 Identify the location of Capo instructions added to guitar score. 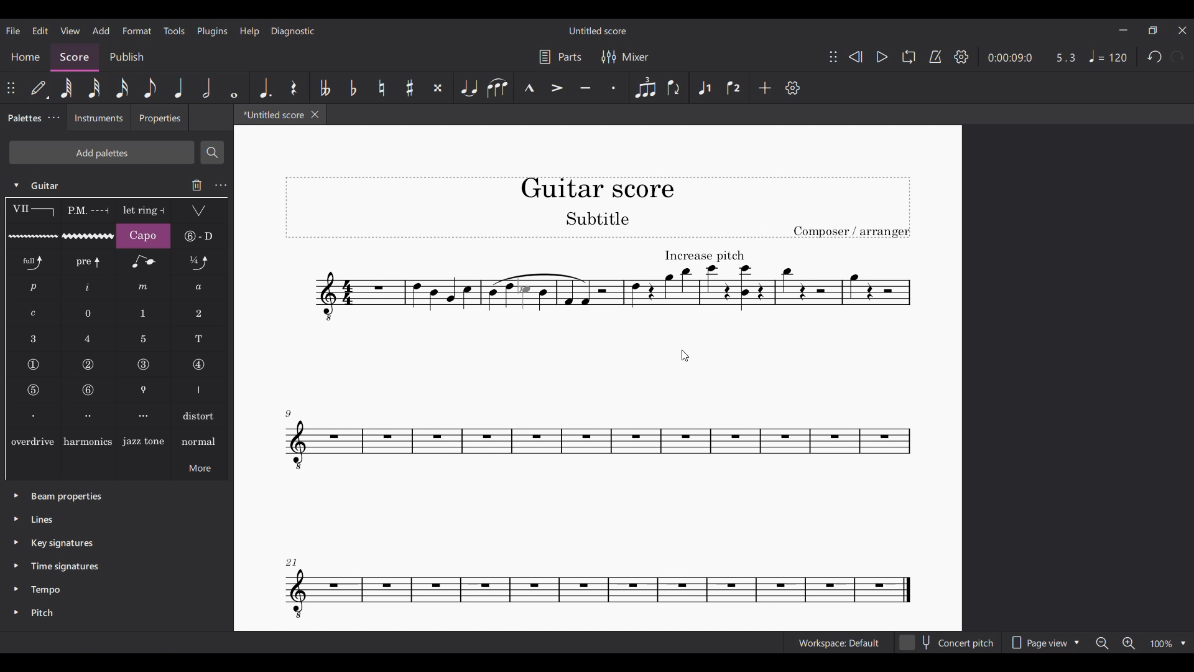
(610, 286).